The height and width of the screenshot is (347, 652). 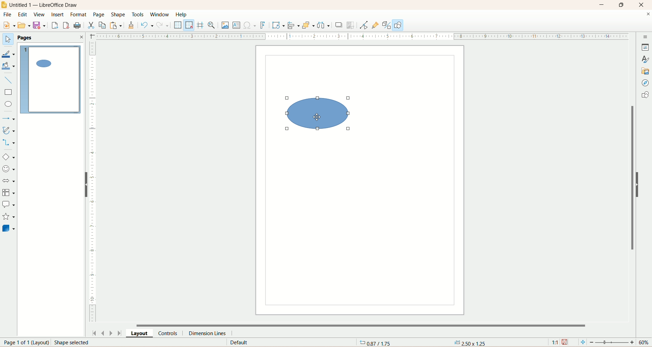 I want to click on insert line, so click(x=8, y=80).